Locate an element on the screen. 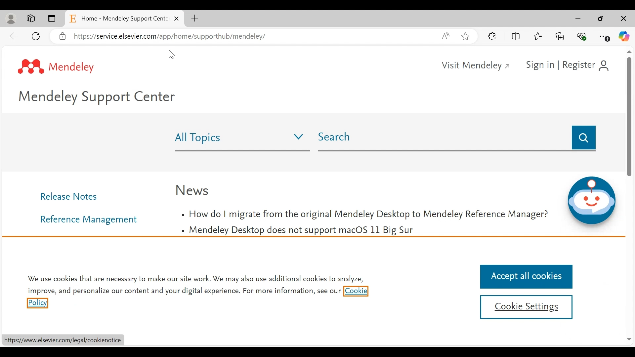  Scroll down is located at coordinates (630, 338).